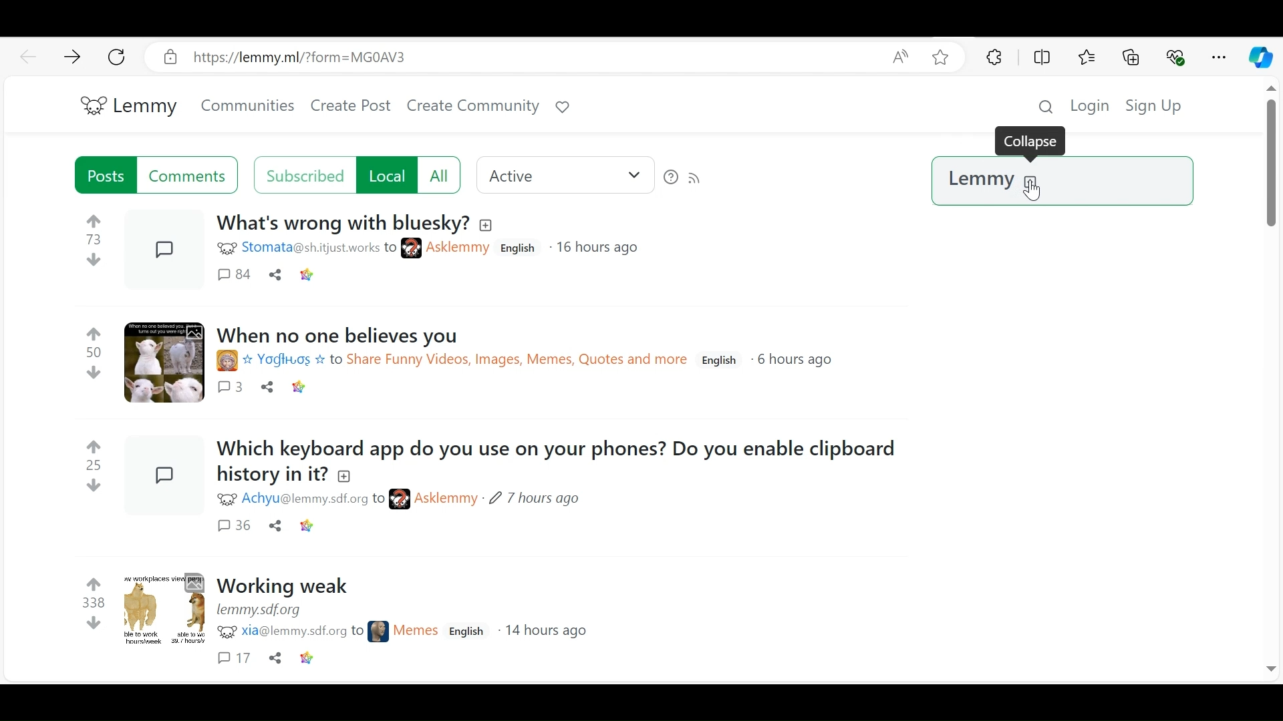 The height and width of the screenshot is (721, 1283). Describe the element at coordinates (519, 250) in the screenshot. I see `language` at that location.